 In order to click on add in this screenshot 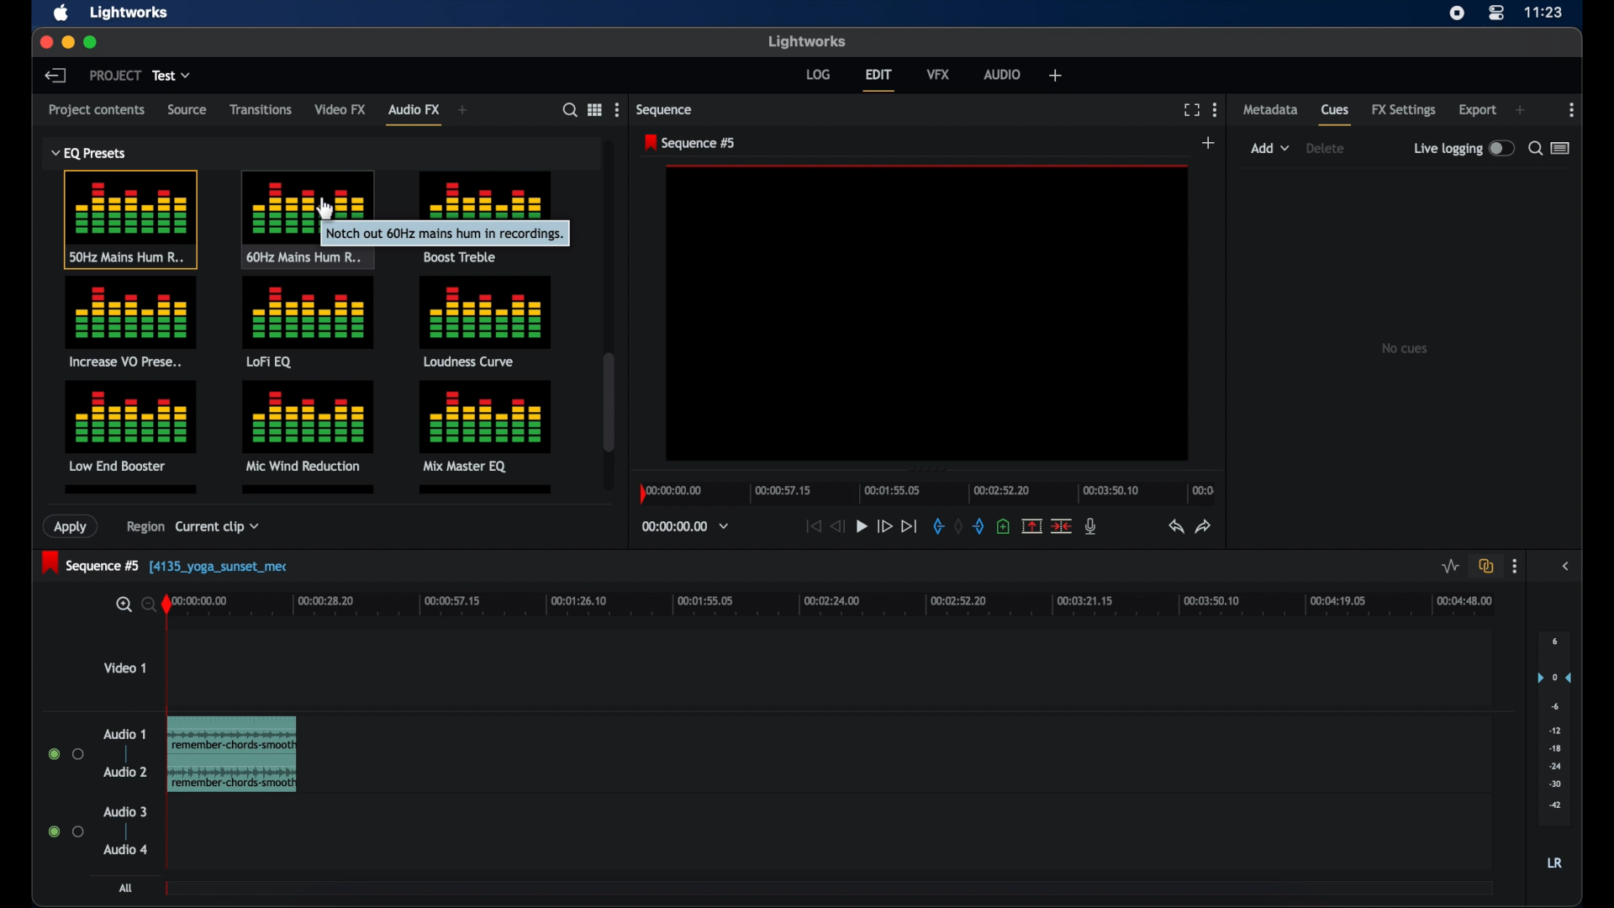, I will do `click(1209, 142)`.